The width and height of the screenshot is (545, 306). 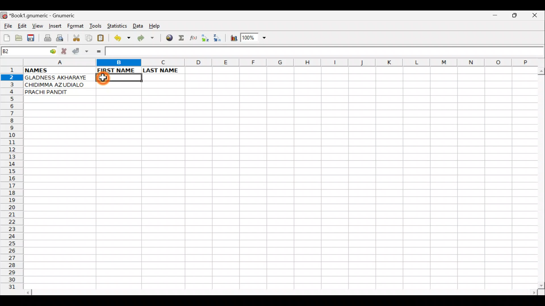 What do you see at coordinates (515, 16) in the screenshot?
I see `Maximize` at bounding box center [515, 16].